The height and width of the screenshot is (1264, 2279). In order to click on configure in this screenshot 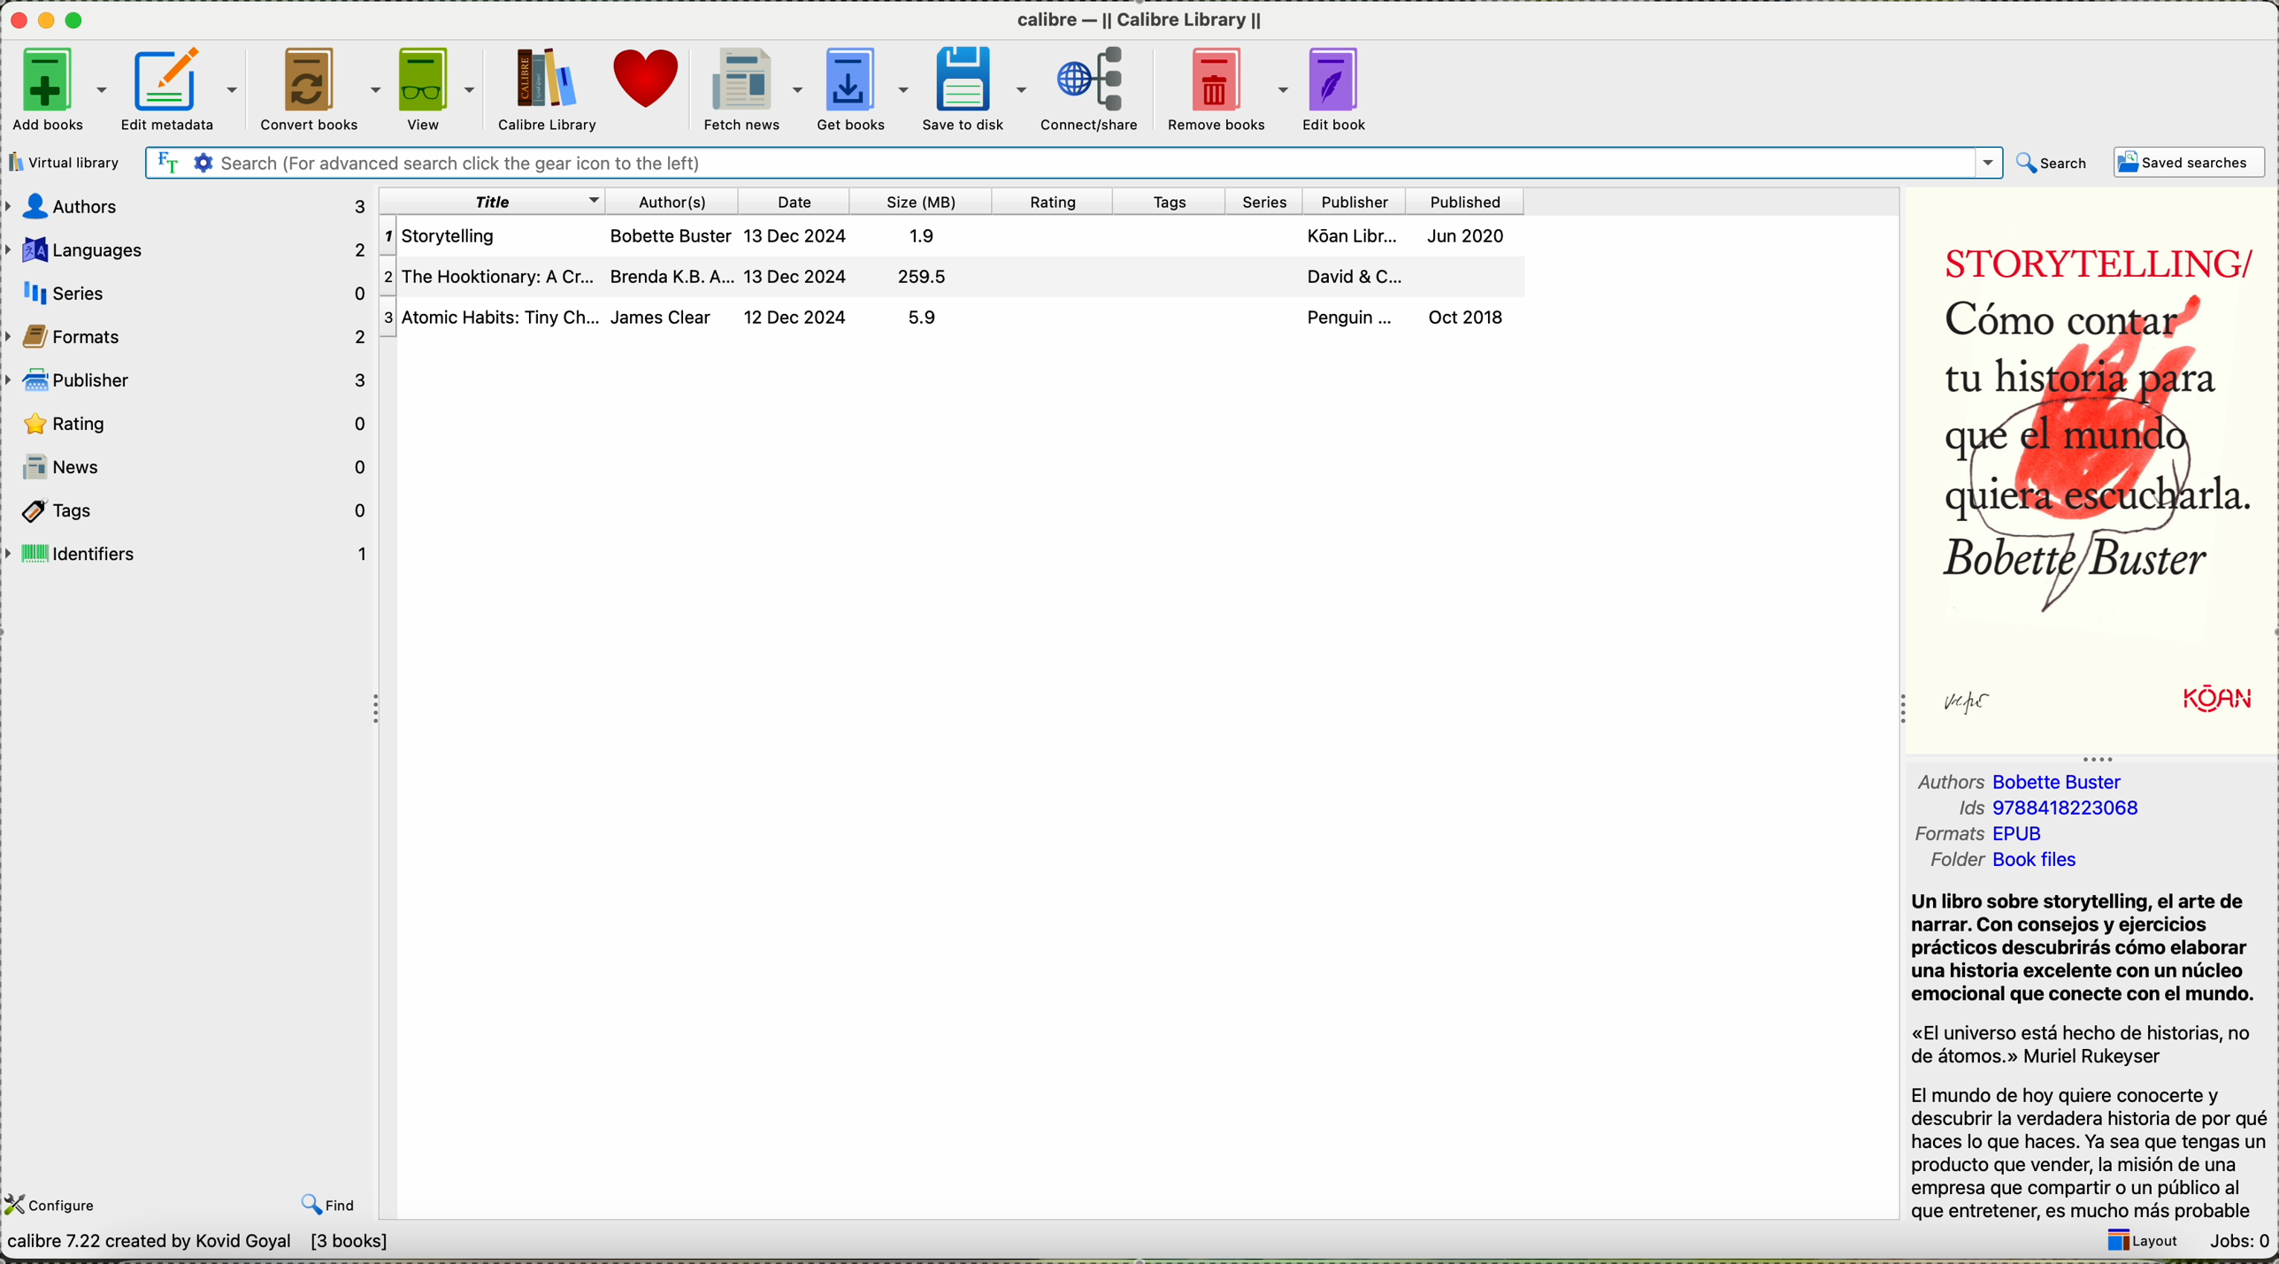, I will do `click(54, 1203)`.